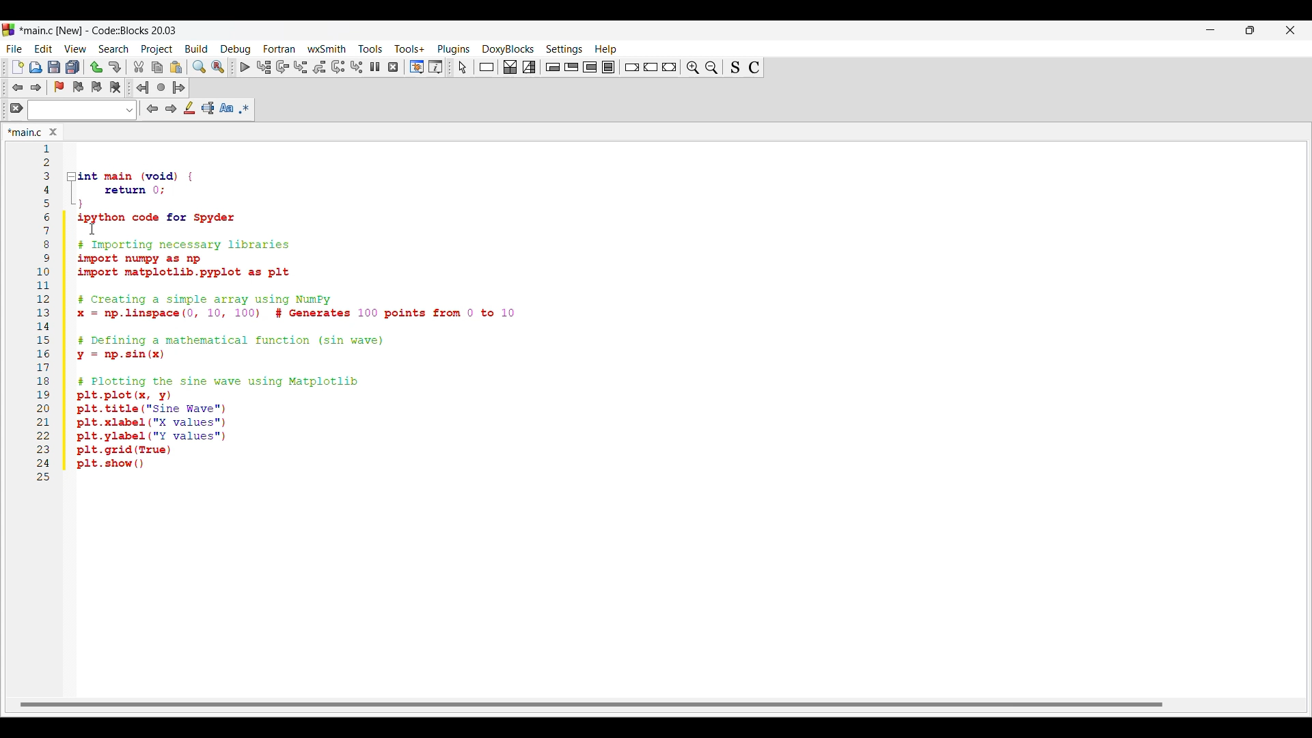 Image resolution: width=1312 pixels, height=738 pixels. I want to click on Step into, so click(301, 67).